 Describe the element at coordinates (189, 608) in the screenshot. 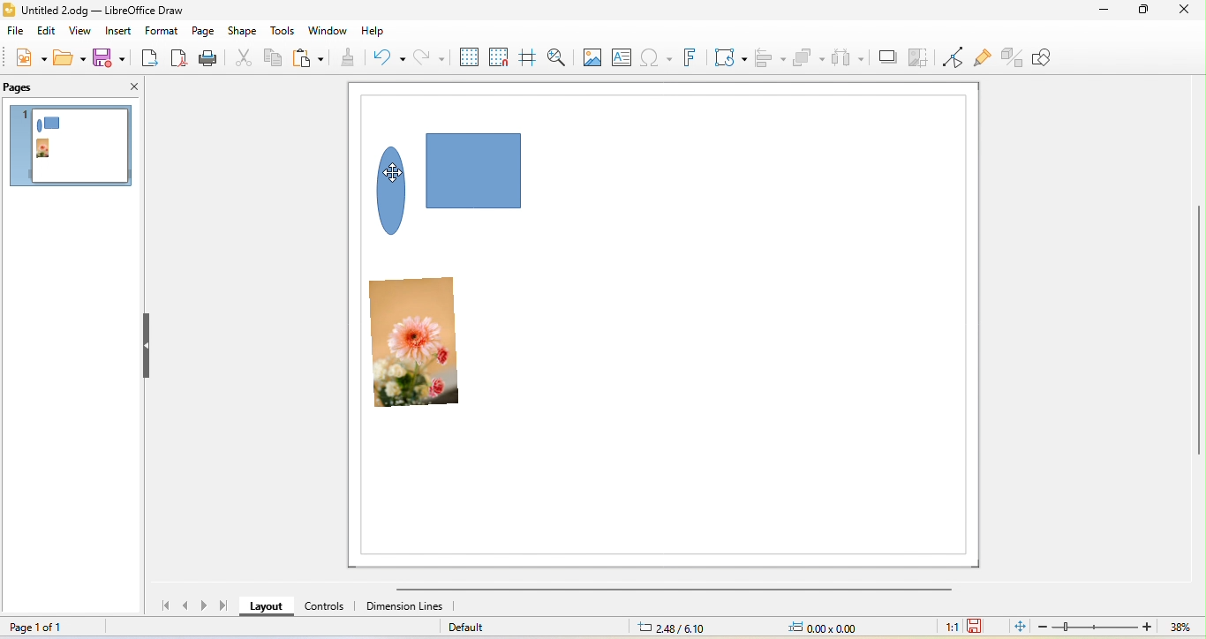

I see `previous page` at that location.